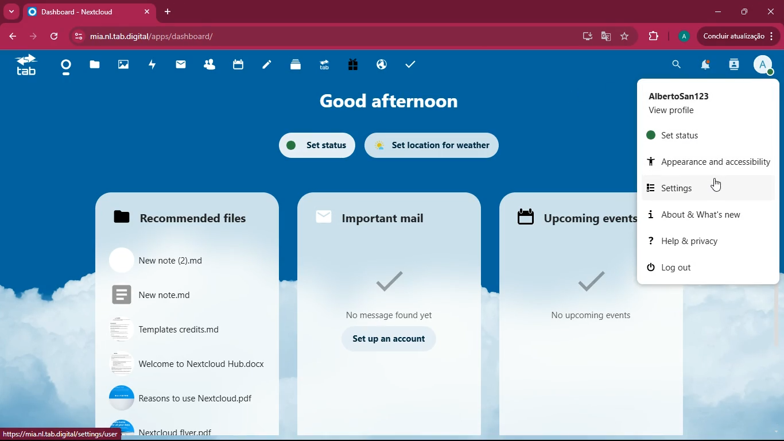 This screenshot has width=784, height=441. I want to click on notifications, so click(704, 66).